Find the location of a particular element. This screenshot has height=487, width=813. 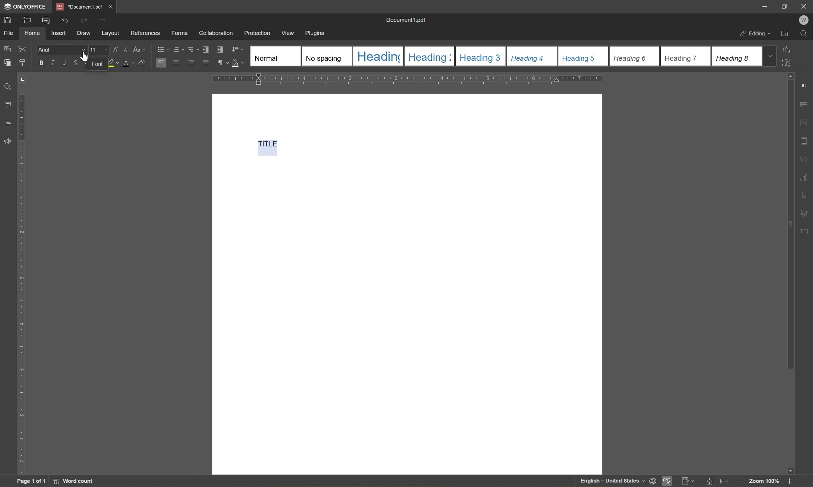

bold is located at coordinates (42, 63).